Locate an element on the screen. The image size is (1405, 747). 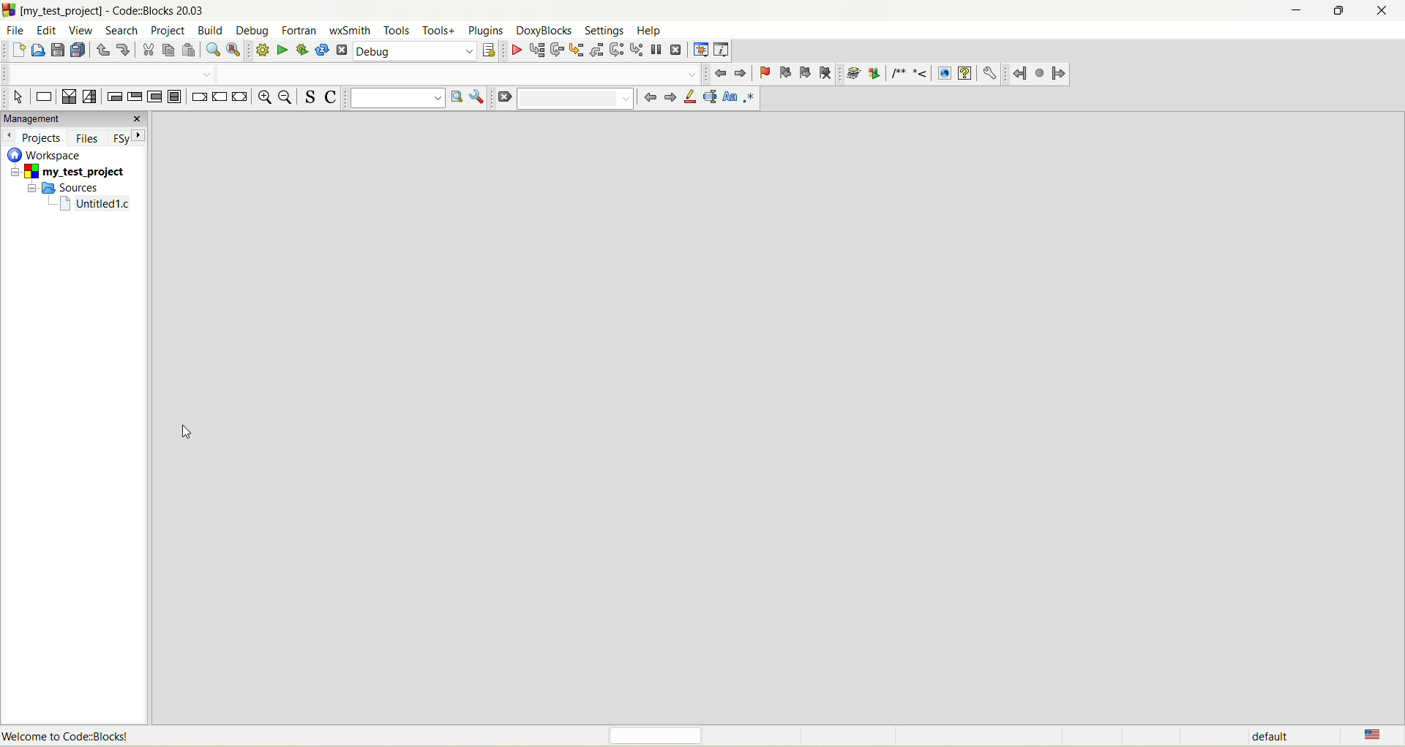
jump forward is located at coordinates (1058, 74).